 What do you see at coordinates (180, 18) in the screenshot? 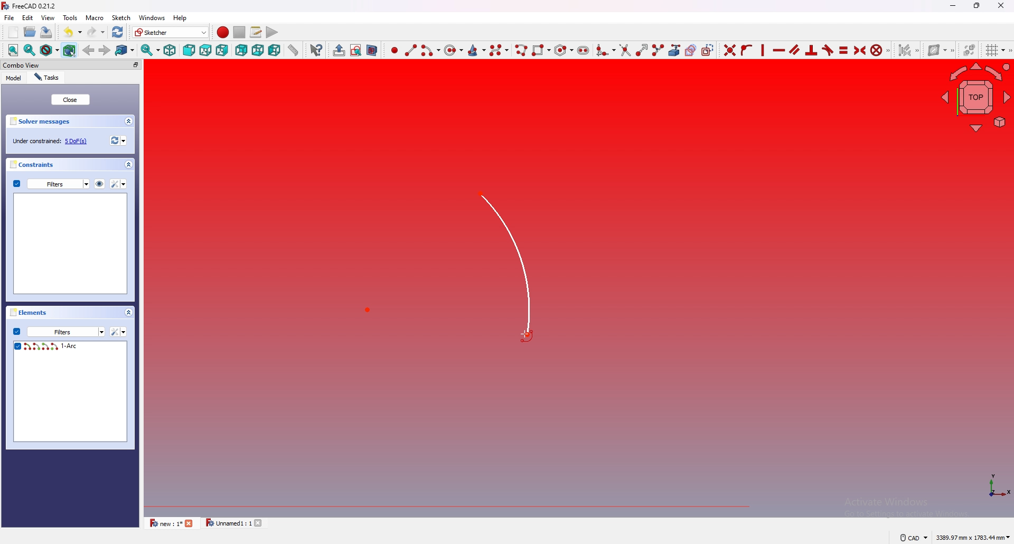
I see `help` at bounding box center [180, 18].